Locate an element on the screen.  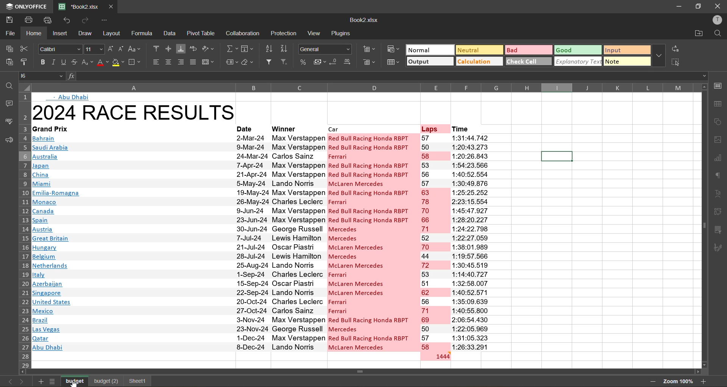
images is located at coordinates (719, 141).